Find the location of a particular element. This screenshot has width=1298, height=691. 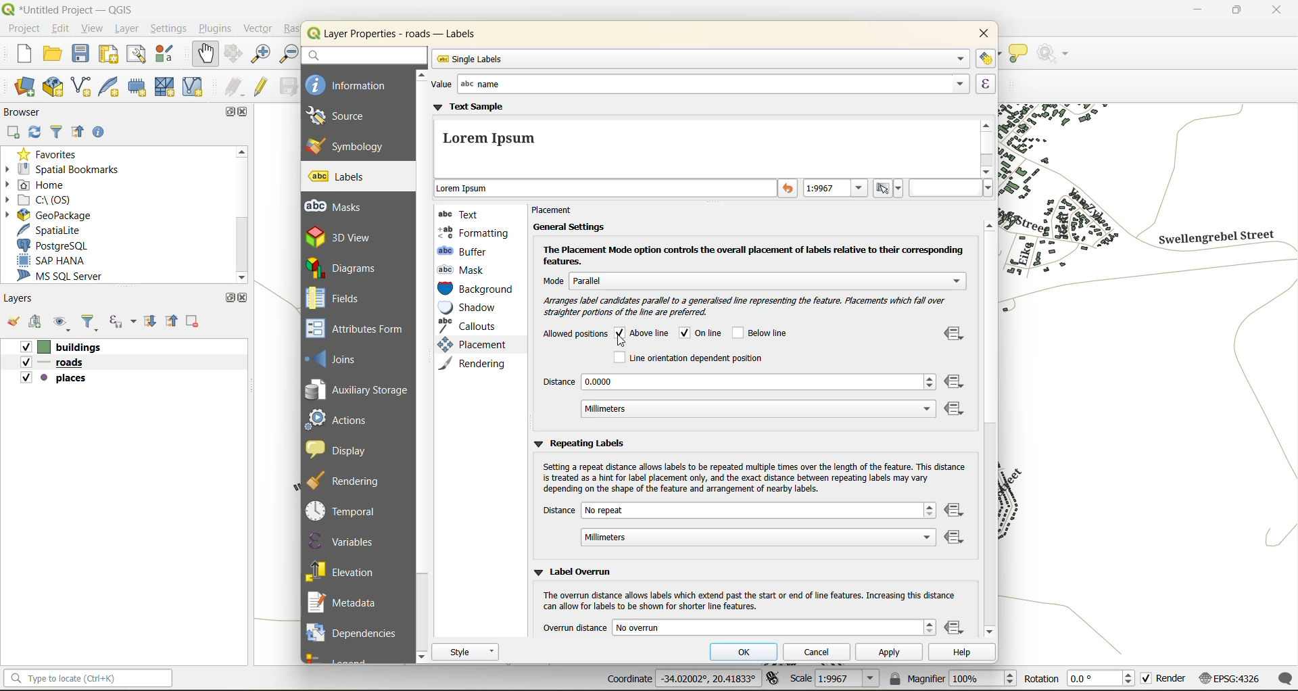

plugins is located at coordinates (216, 30).